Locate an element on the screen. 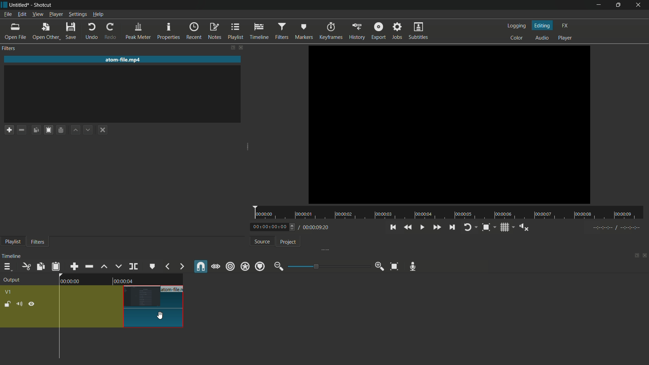  quickly play forward is located at coordinates (437, 226).